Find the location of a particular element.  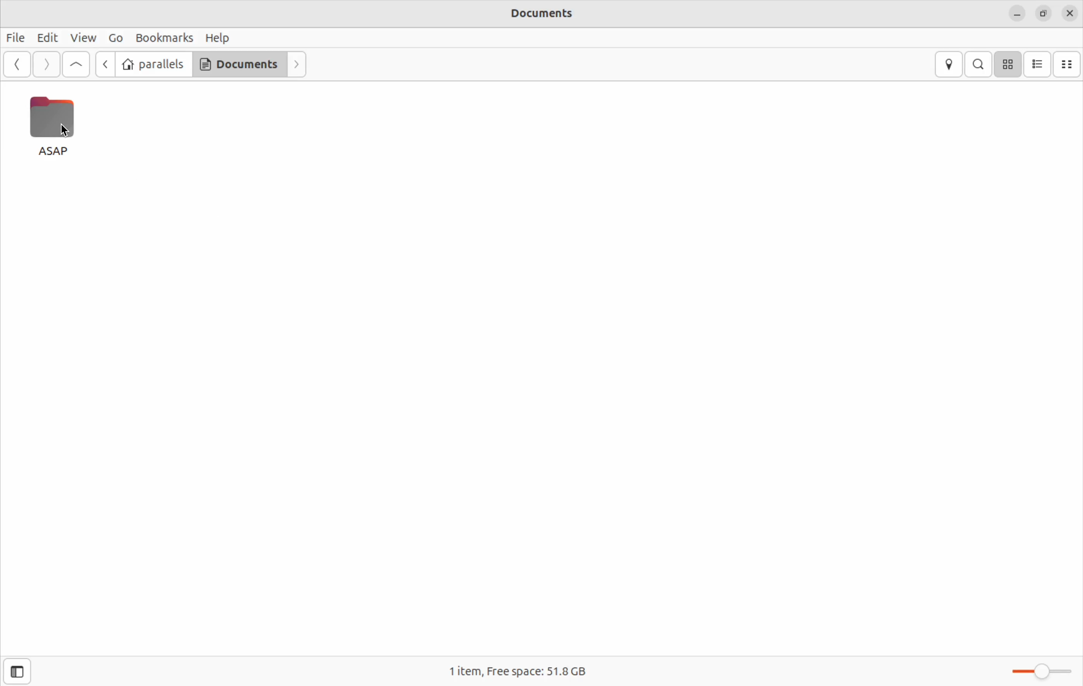

close is located at coordinates (1070, 13).